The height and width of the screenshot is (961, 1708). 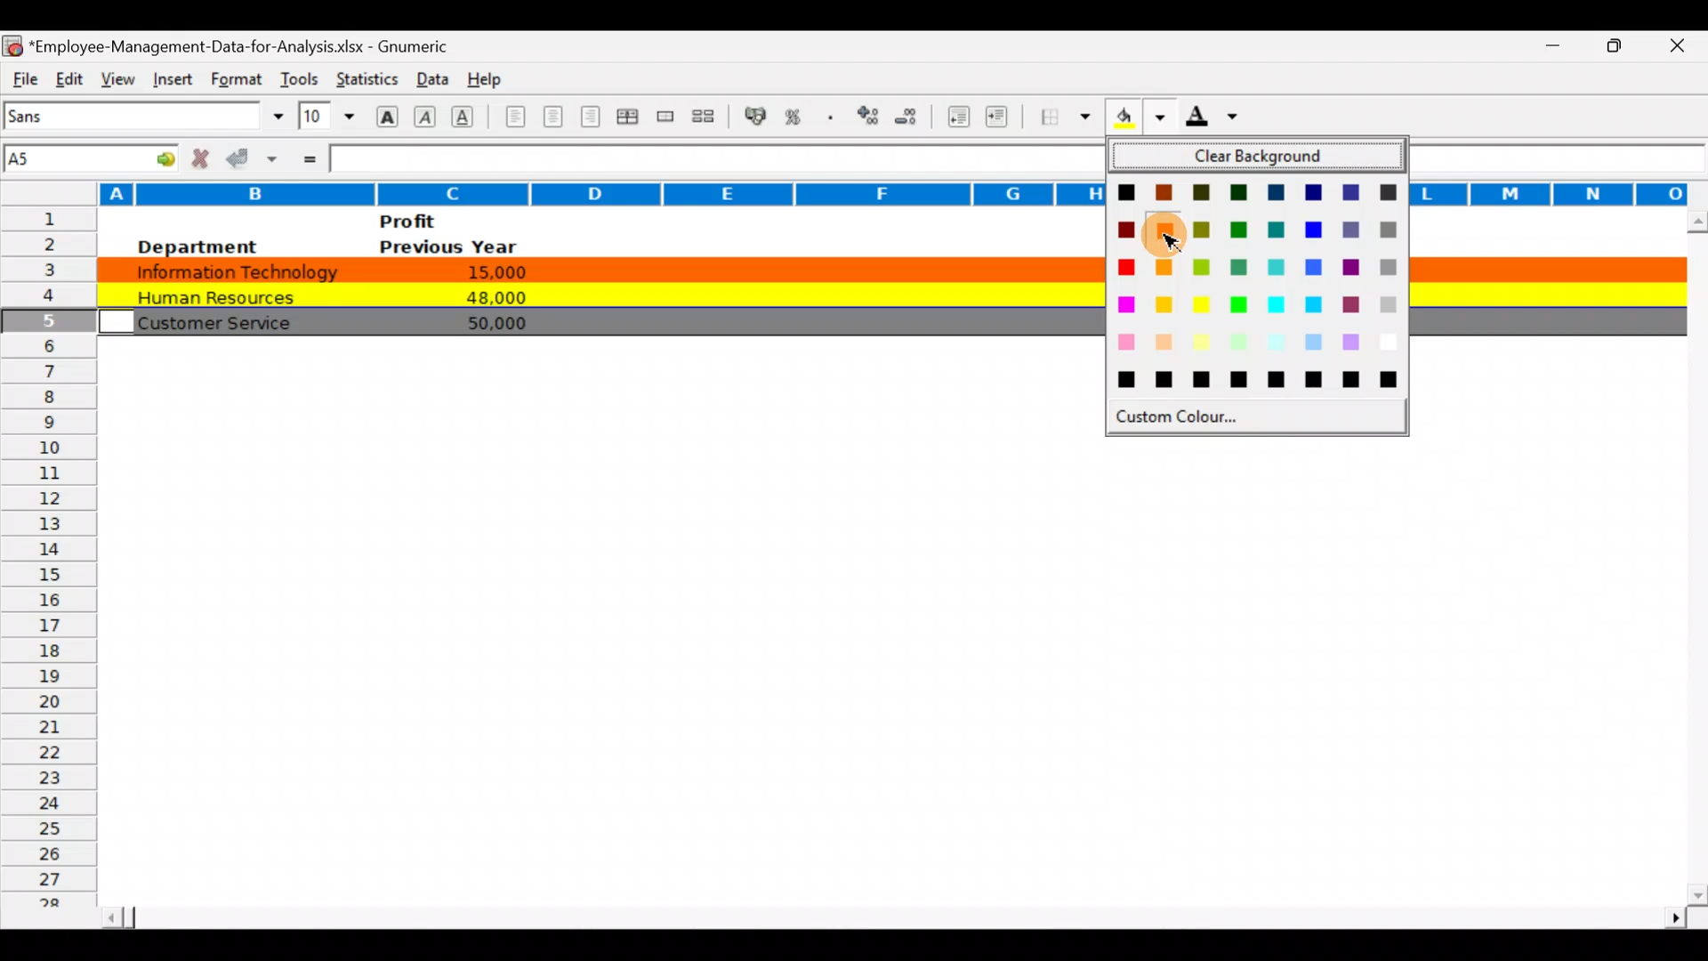 What do you see at coordinates (664, 118) in the screenshot?
I see `Merge a range of cells` at bounding box center [664, 118].